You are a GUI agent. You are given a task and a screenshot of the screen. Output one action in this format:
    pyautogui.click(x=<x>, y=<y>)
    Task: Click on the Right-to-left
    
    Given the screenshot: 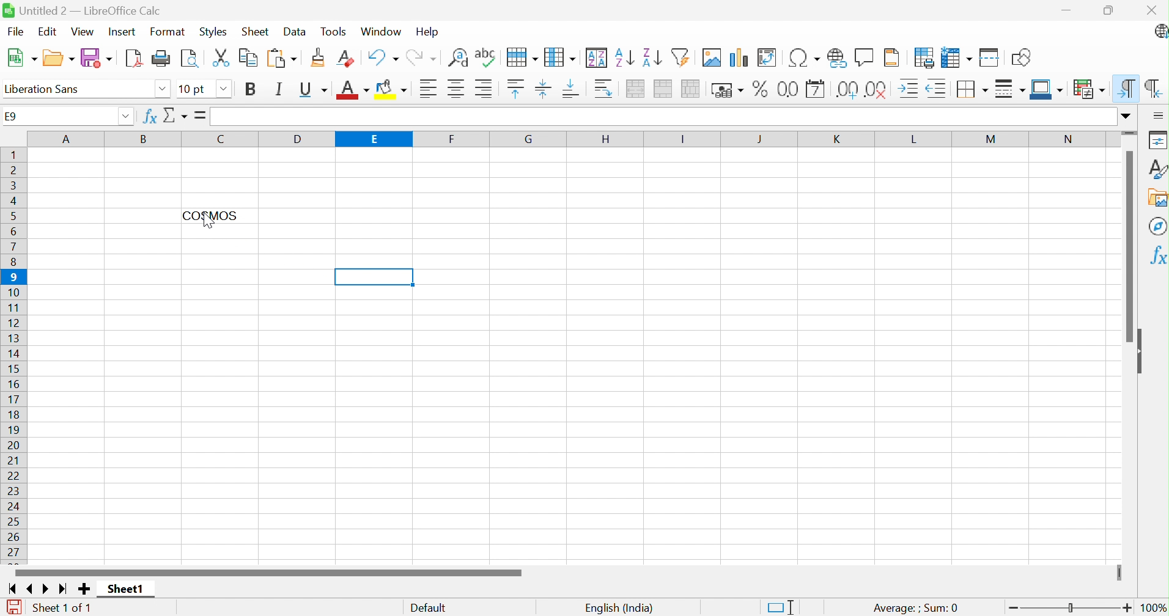 What is the action you would take?
    pyautogui.click(x=1155, y=88)
    